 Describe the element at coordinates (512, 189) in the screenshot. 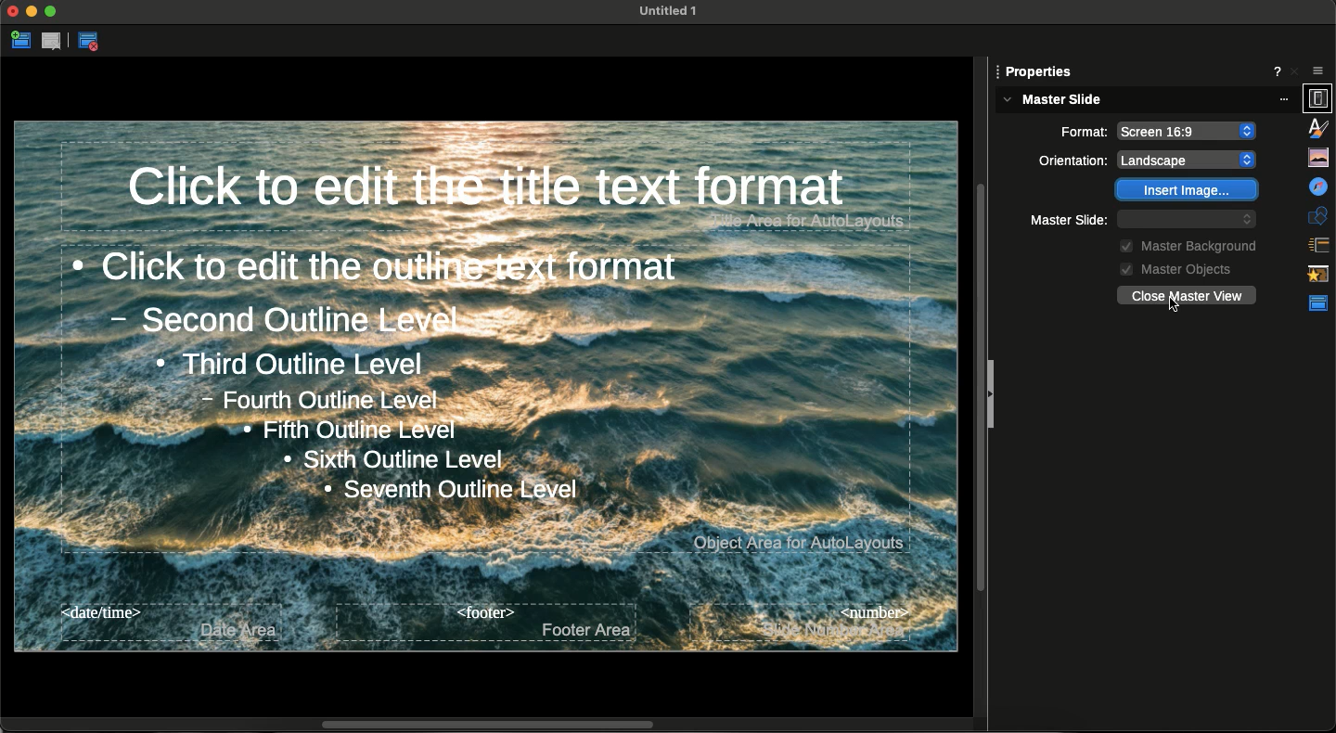

I see `Master title` at that location.